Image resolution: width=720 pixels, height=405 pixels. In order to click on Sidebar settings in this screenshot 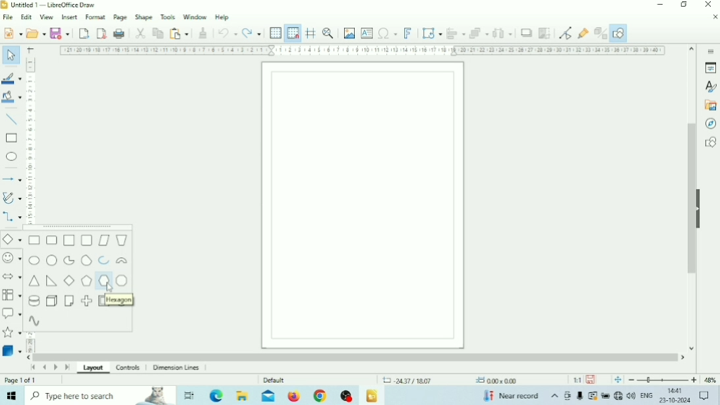, I will do `click(710, 50)`.